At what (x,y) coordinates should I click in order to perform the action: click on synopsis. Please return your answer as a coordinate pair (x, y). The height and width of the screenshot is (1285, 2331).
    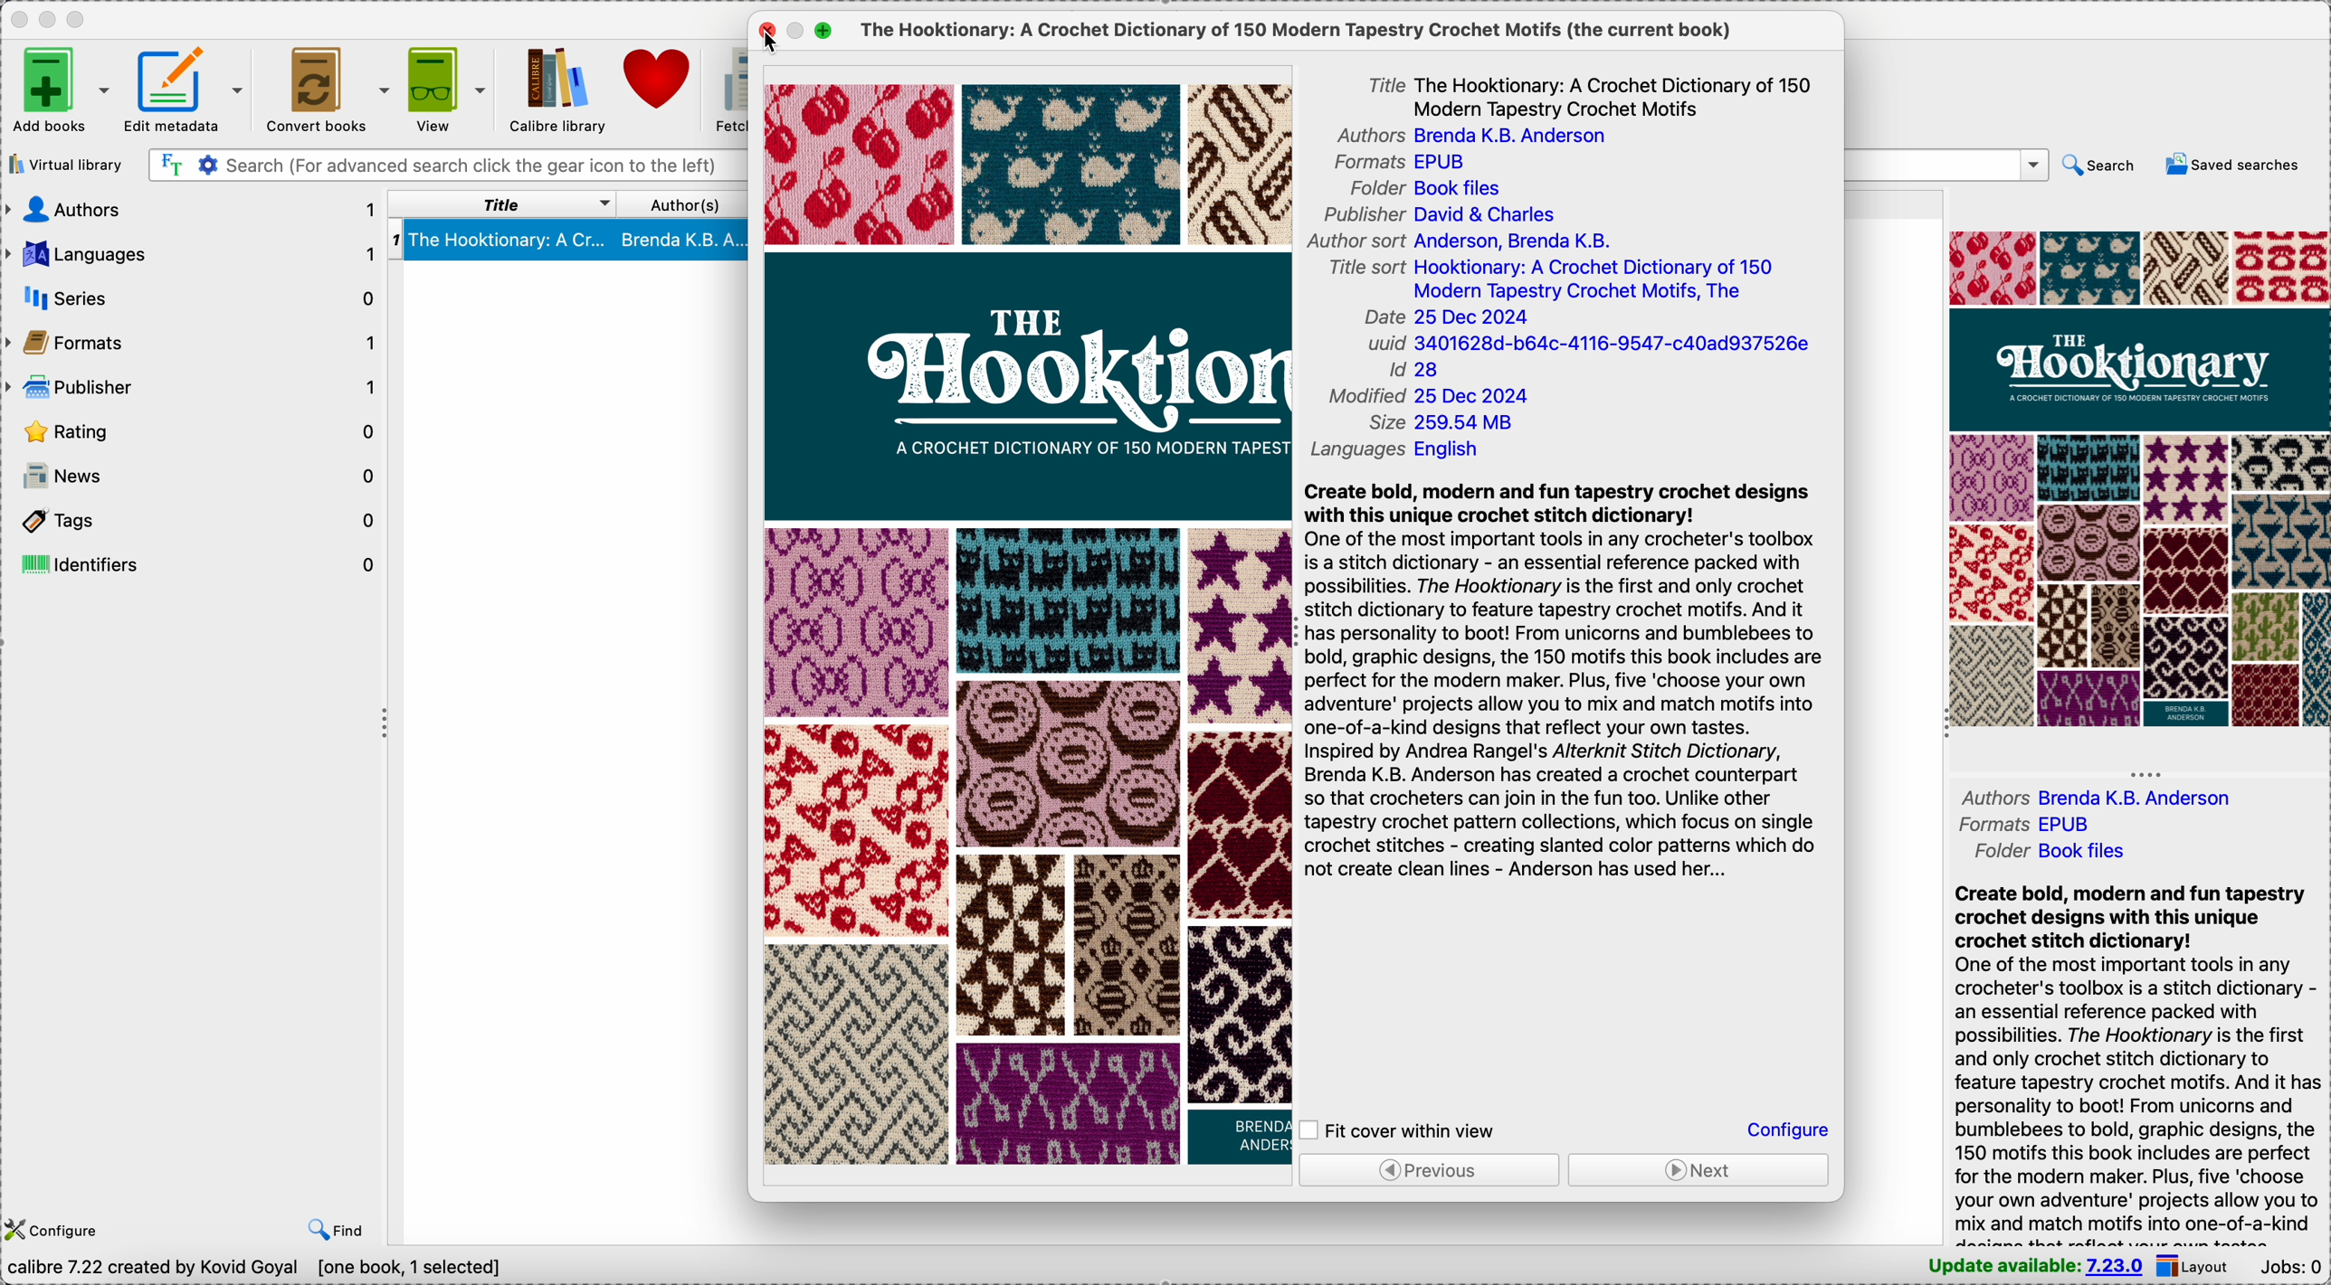
    Looking at the image, I should click on (2140, 1063).